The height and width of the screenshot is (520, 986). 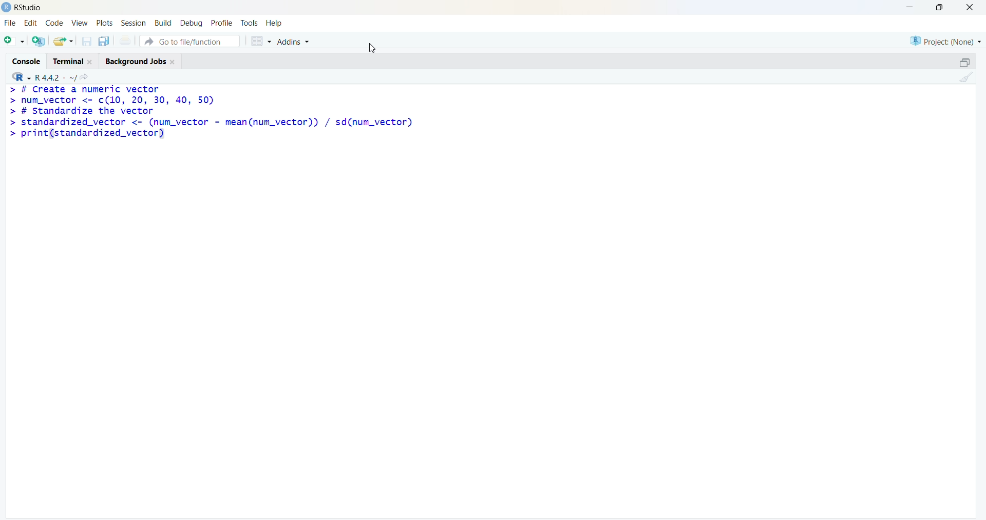 What do you see at coordinates (136, 62) in the screenshot?
I see `Background jobs` at bounding box center [136, 62].